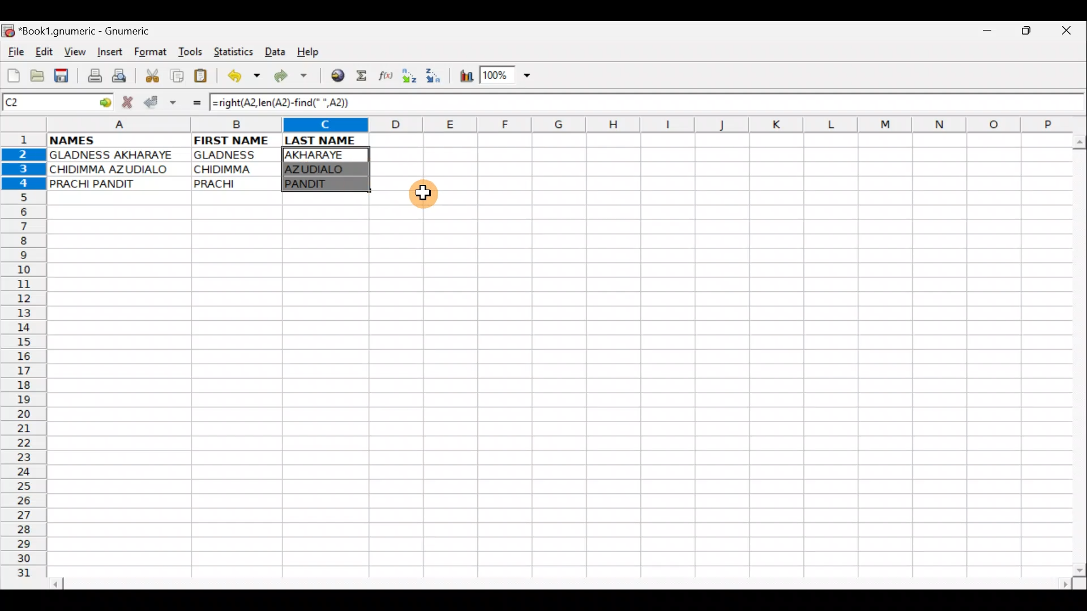 The width and height of the screenshot is (1087, 611). Describe the element at coordinates (112, 184) in the screenshot. I see `PRACHI PANDIT` at that location.